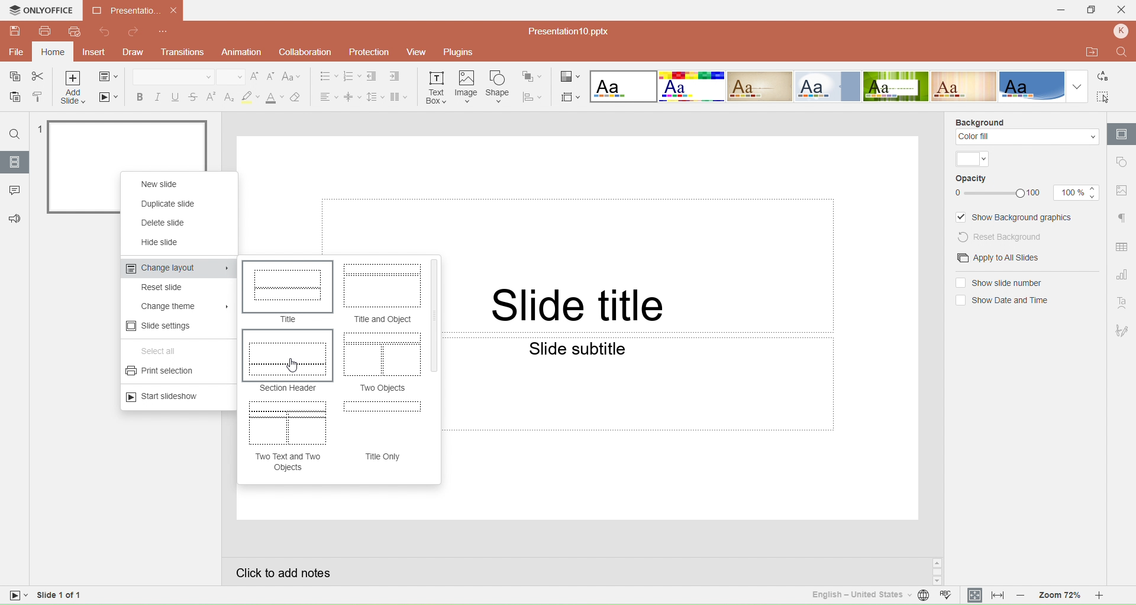  Describe the element at coordinates (827, 86) in the screenshot. I see `Official` at that location.